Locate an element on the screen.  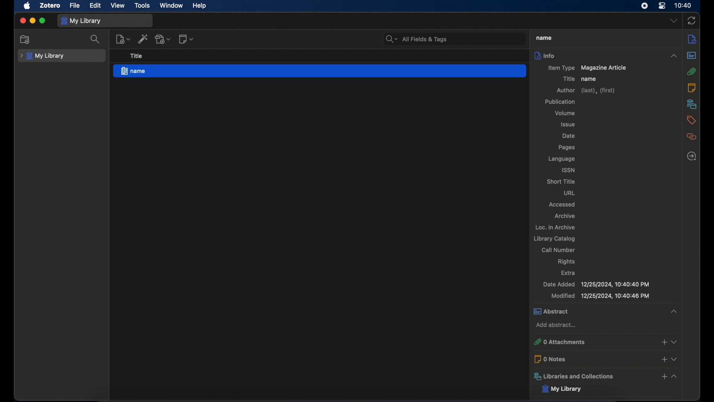
zotero is located at coordinates (49, 5).